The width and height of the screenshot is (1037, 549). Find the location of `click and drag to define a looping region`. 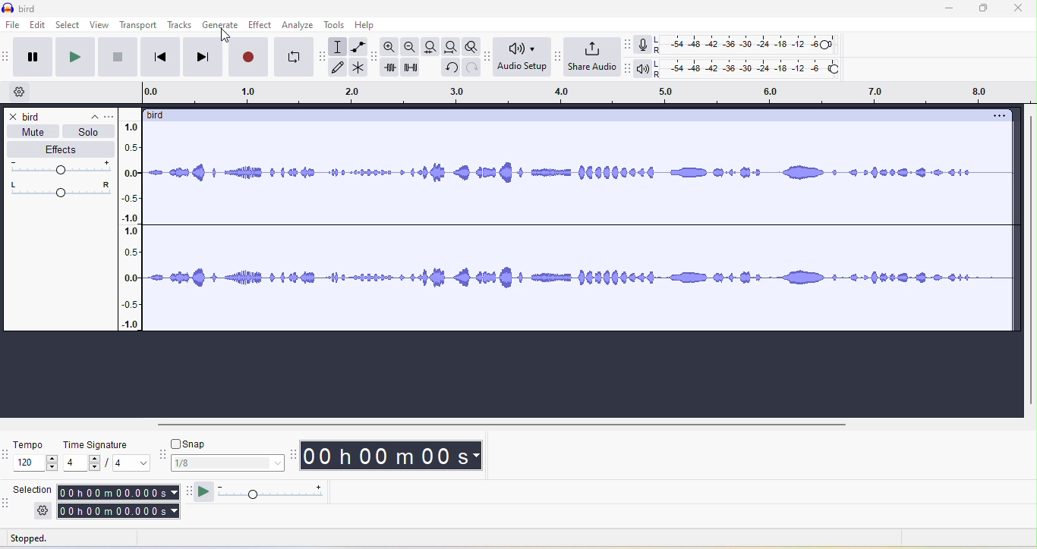

click and drag to define a looping region is located at coordinates (583, 94).